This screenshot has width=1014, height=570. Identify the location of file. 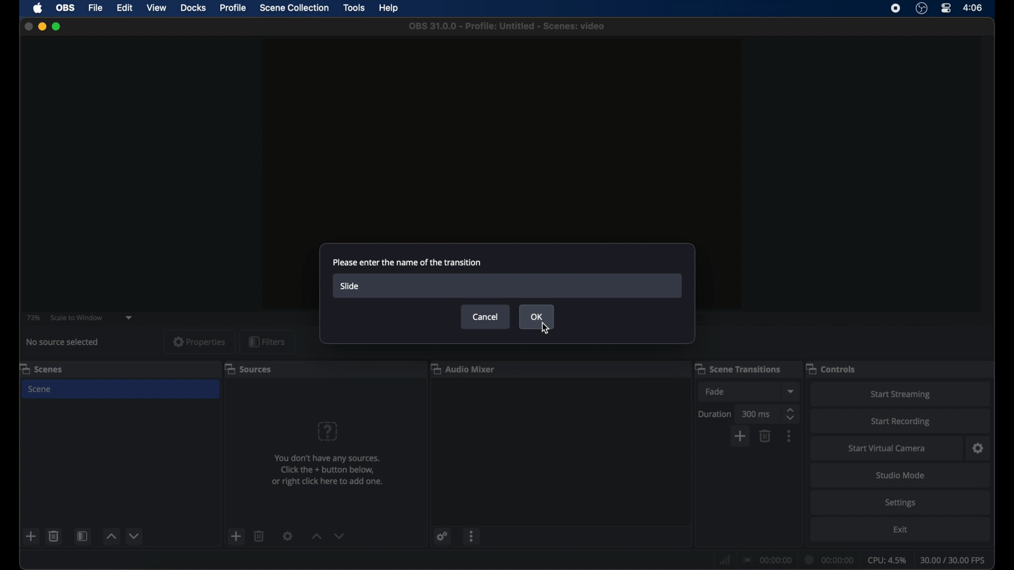
(96, 8).